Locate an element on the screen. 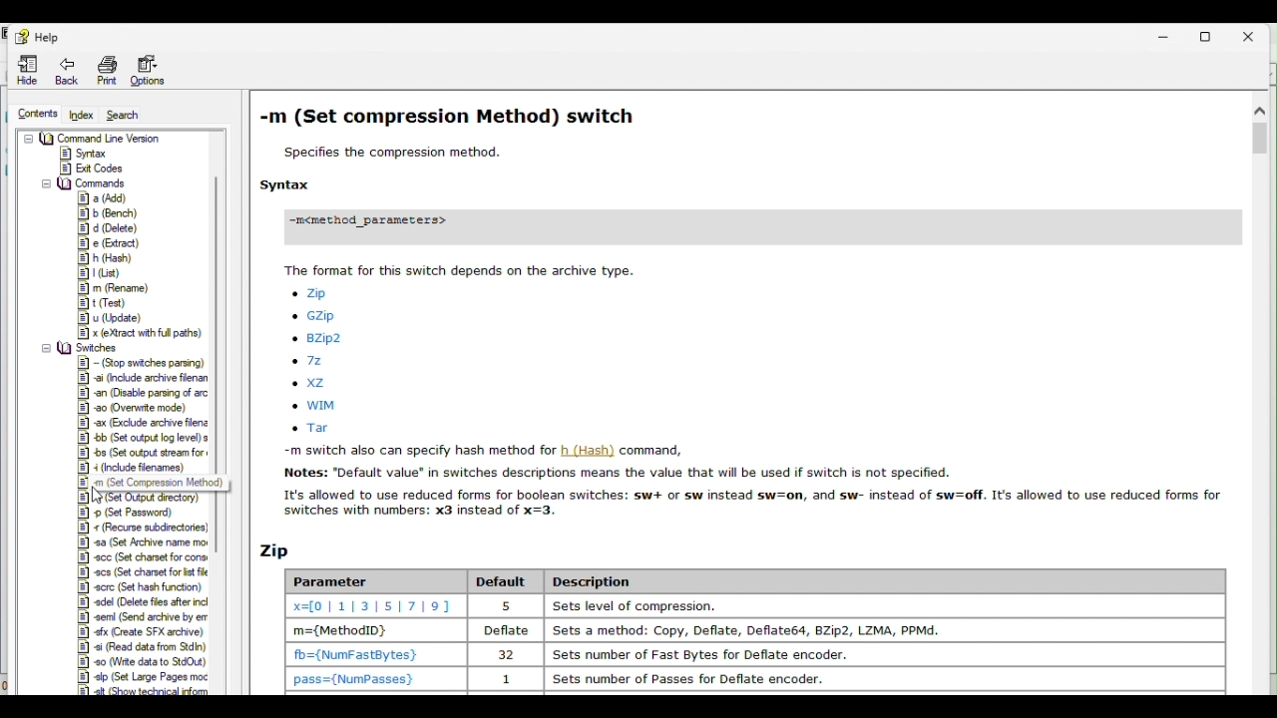  bb is located at coordinates (141, 437).